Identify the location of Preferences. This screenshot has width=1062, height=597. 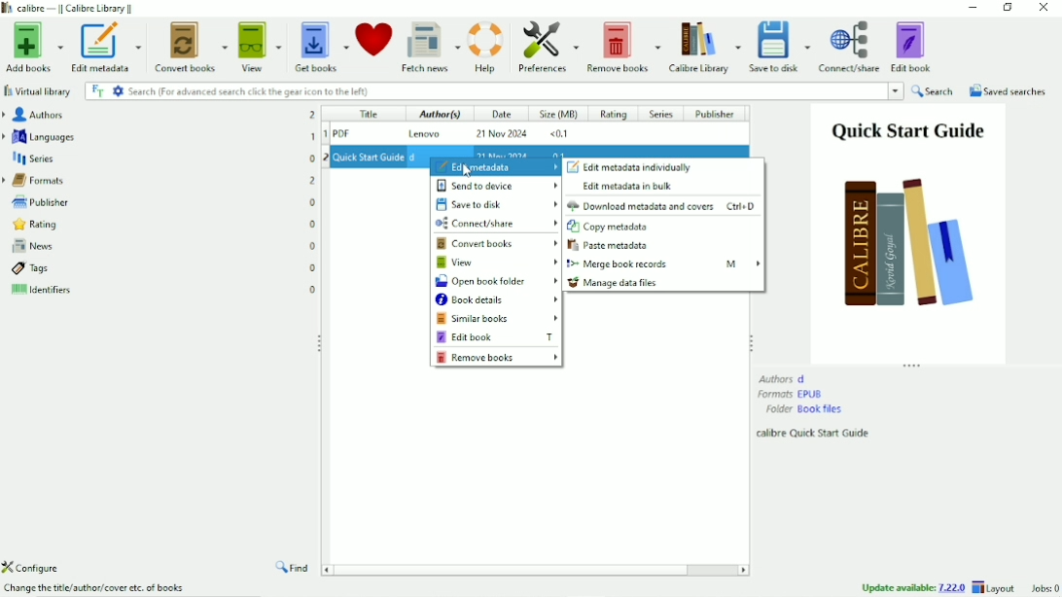
(548, 47).